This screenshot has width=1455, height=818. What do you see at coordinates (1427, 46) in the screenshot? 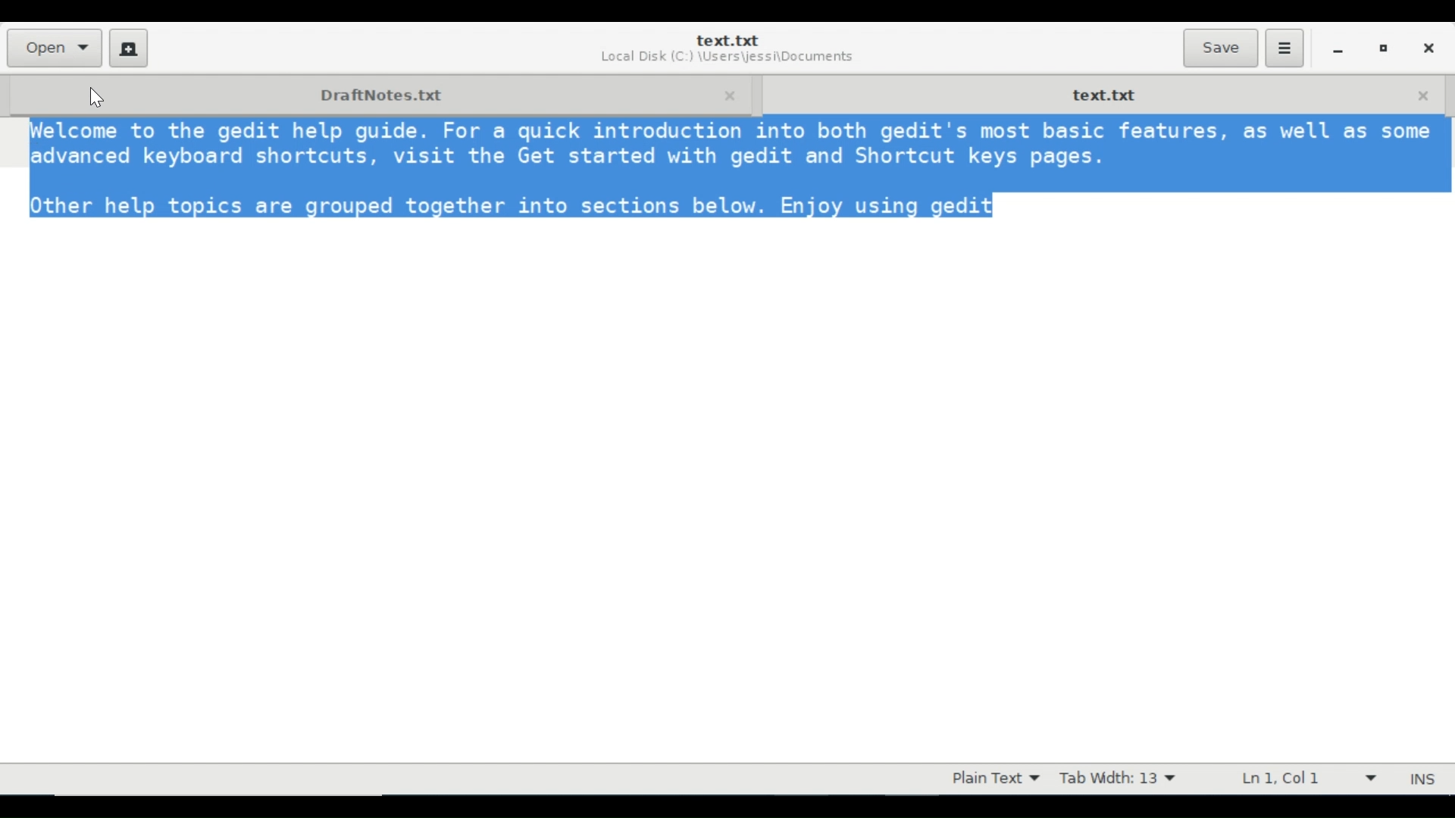
I see `Close` at bounding box center [1427, 46].